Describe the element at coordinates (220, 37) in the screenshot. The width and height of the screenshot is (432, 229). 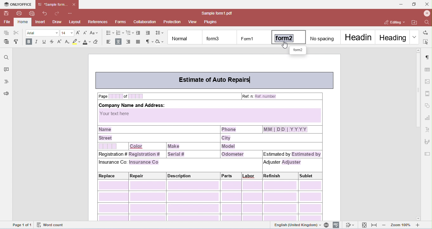
I see `form3` at that location.